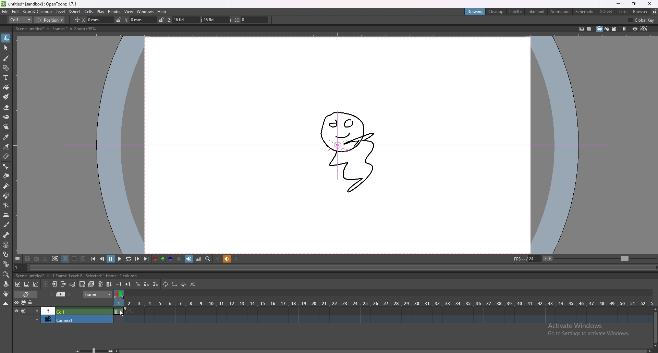 The width and height of the screenshot is (658, 353). Describe the element at coordinates (75, 12) in the screenshot. I see `xsheet` at that location.